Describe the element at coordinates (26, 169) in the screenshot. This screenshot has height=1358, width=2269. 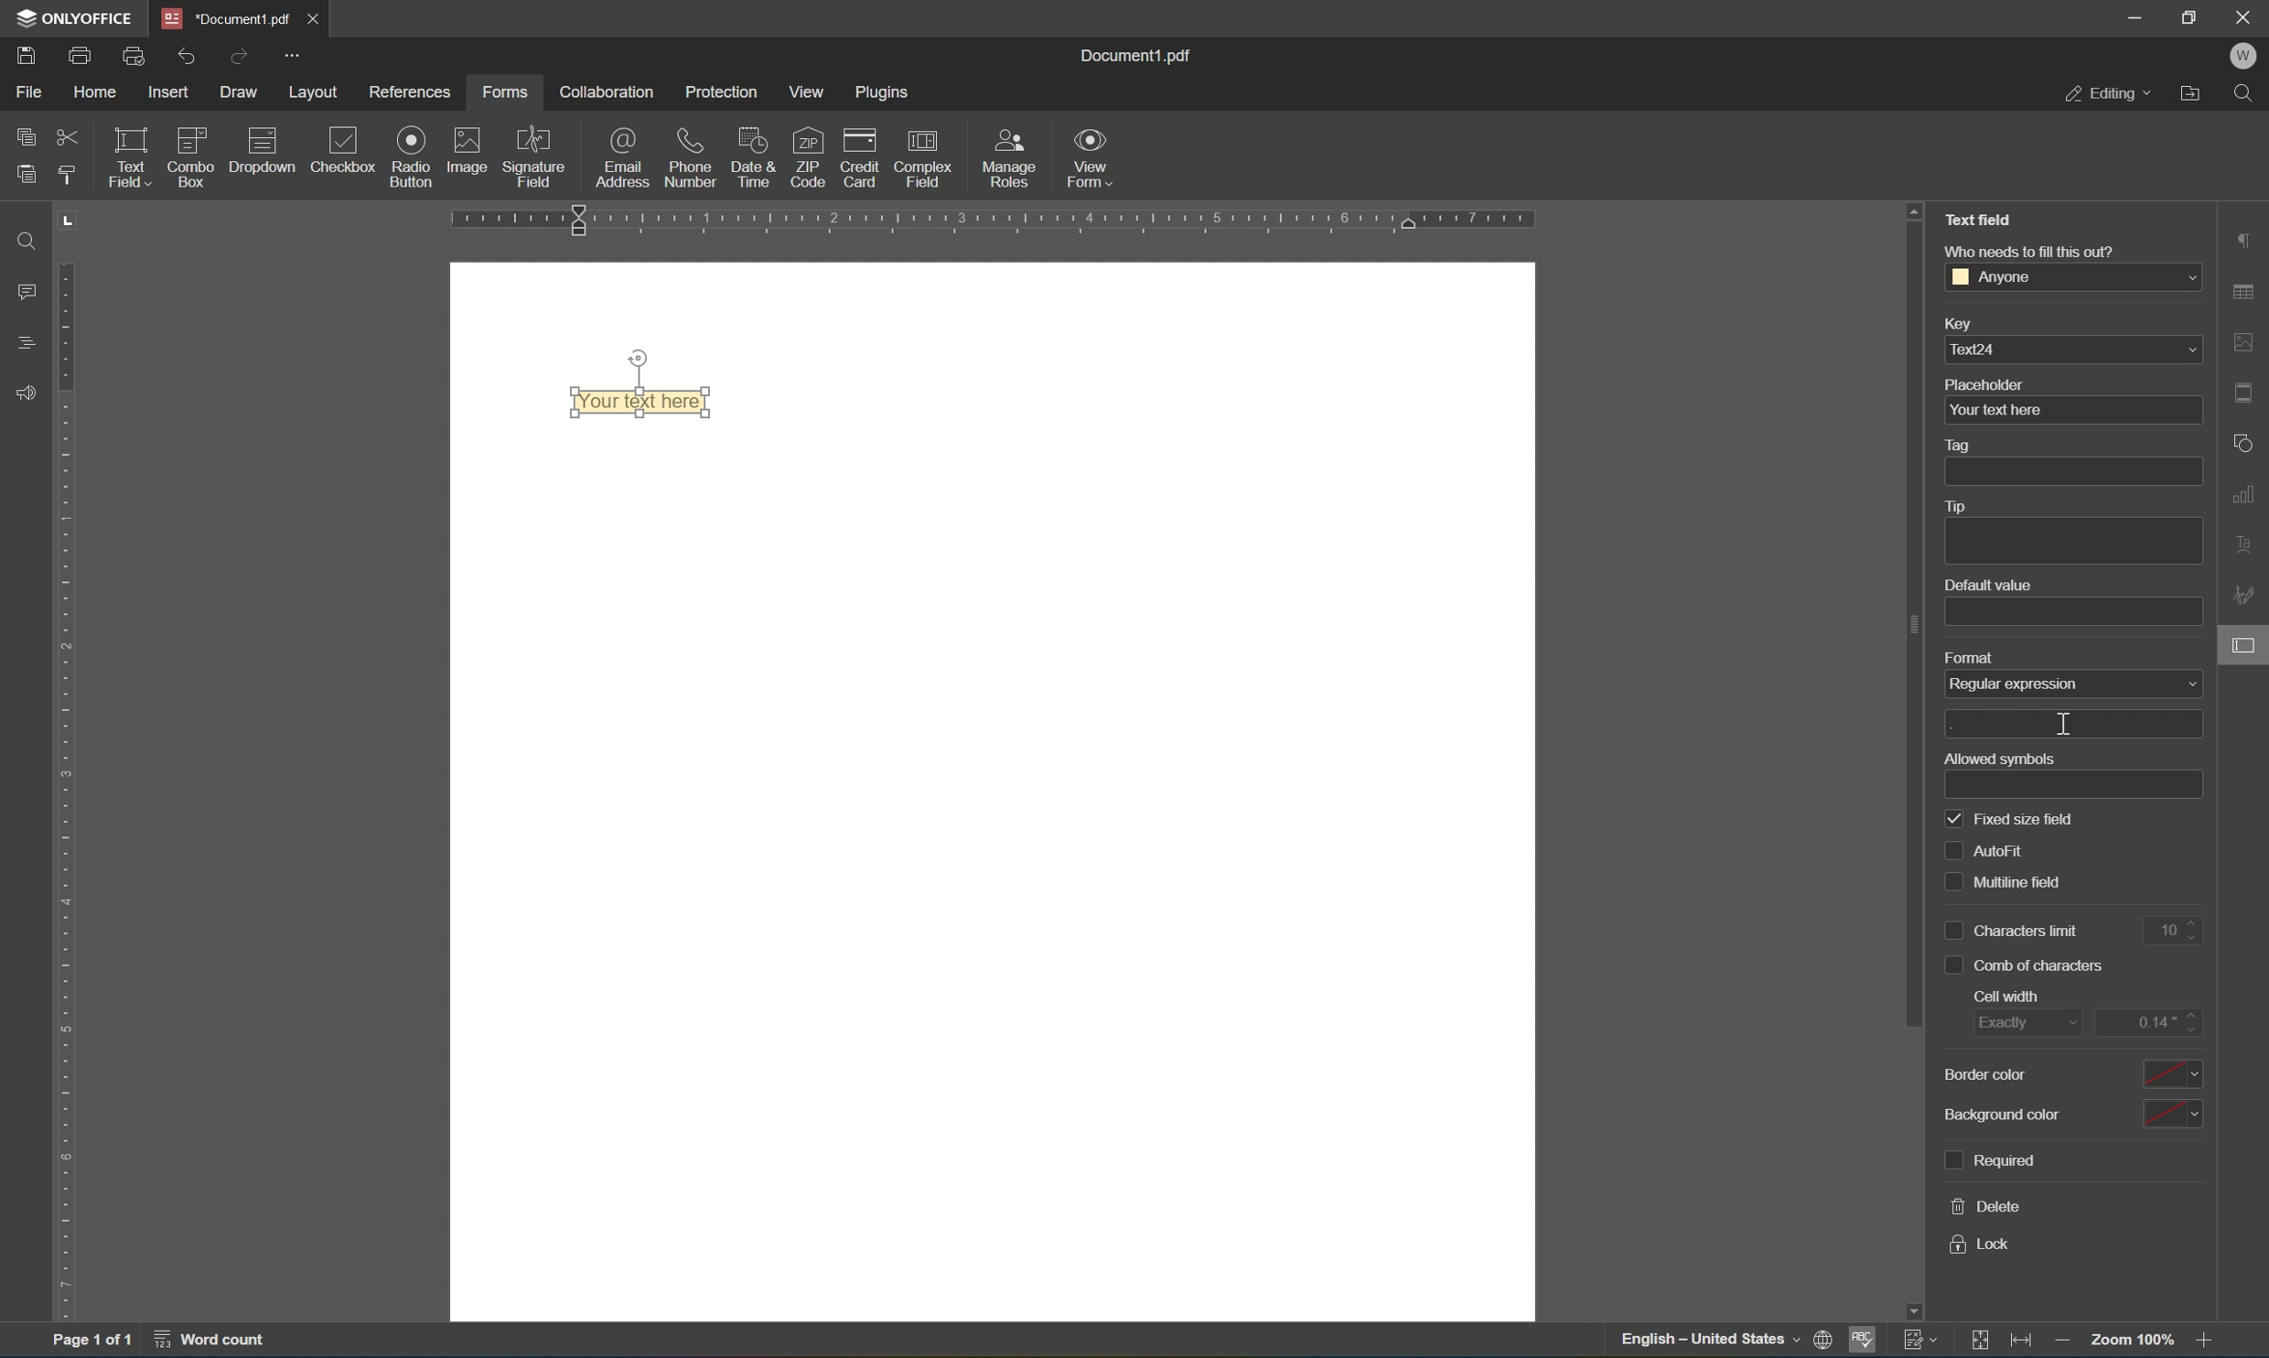
I see `paste` at that location.